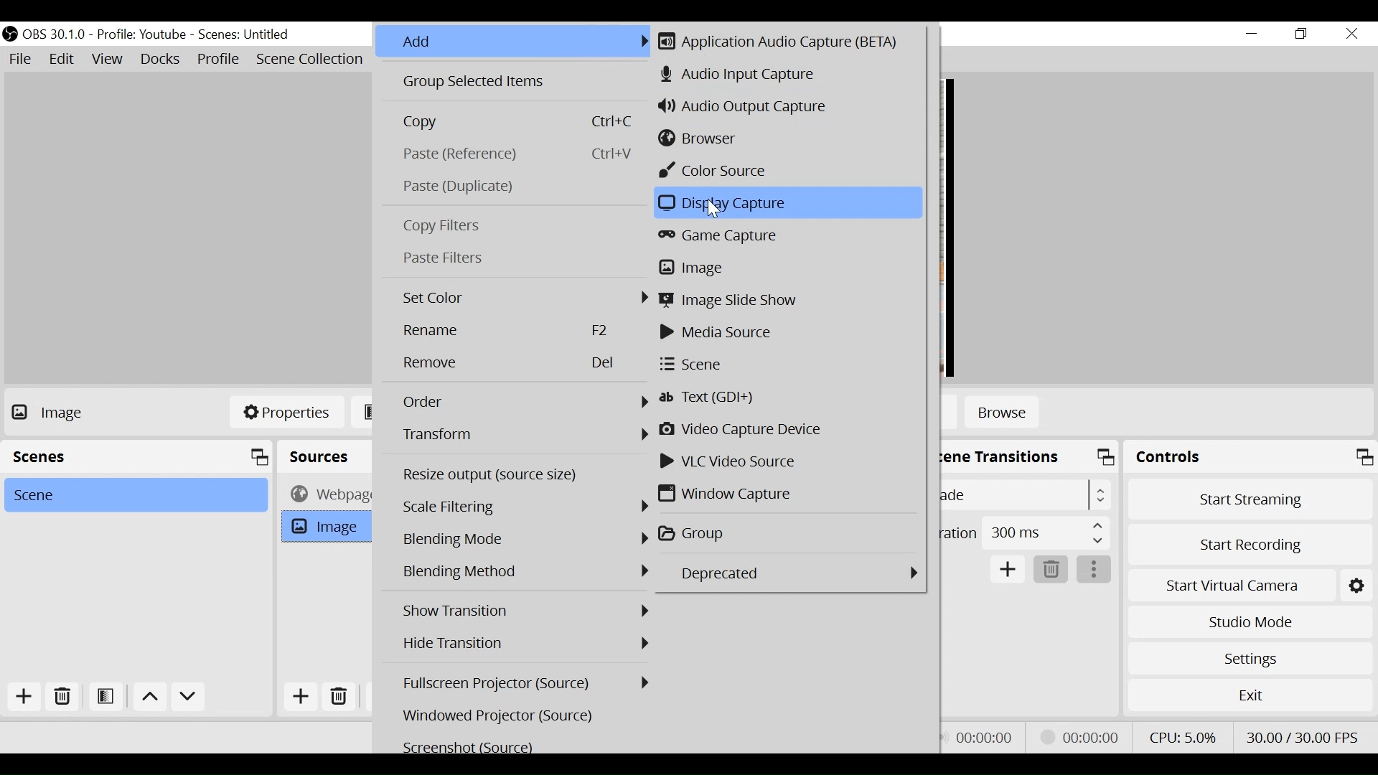 This screenshot has height=775, width=1378. What do you see at coordinates (104, 697) in the screenshot?
I see `Open Scene Filter` at bounding box center [104, 697].